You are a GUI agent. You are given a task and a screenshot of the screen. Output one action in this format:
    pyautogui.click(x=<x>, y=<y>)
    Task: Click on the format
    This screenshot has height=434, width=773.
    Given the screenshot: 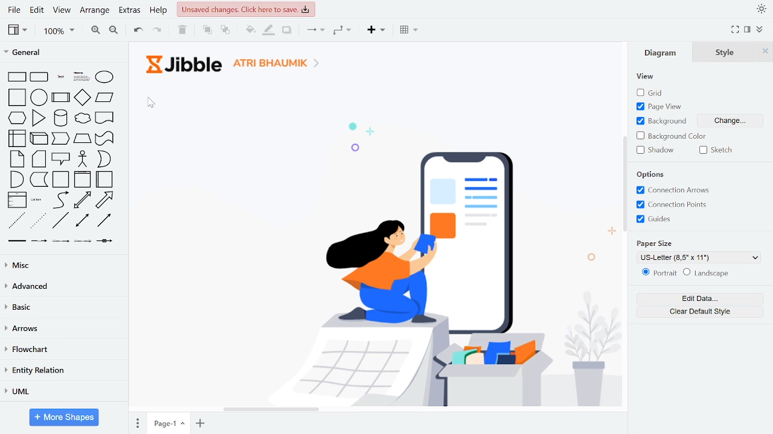 What is the action you would take?
    pyautogui.click(x=747, y=30)
    